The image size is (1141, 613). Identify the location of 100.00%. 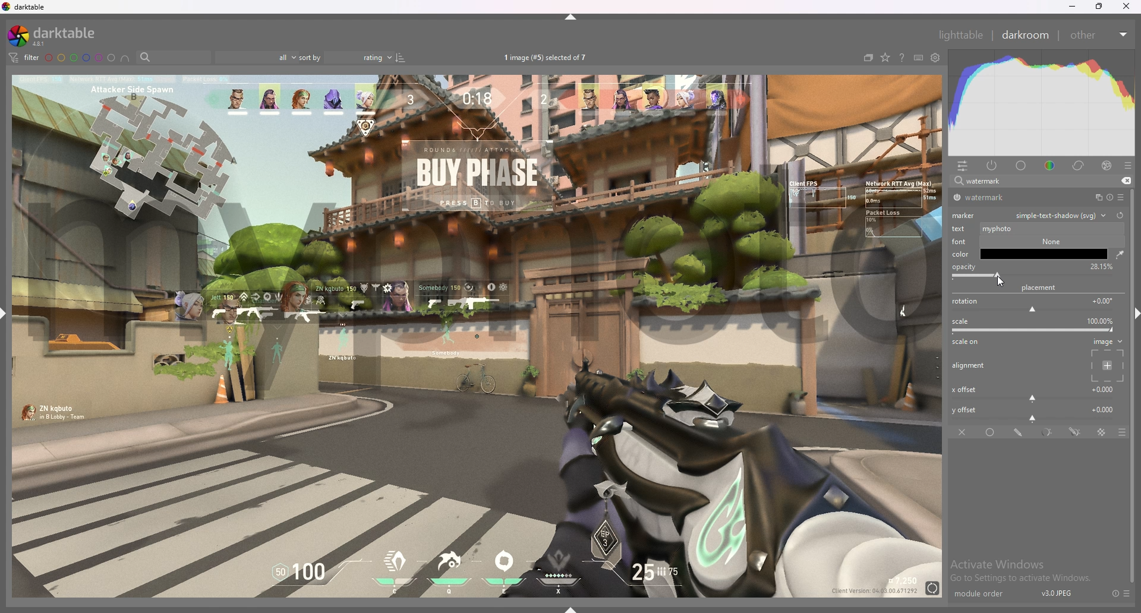
(1096, 266).